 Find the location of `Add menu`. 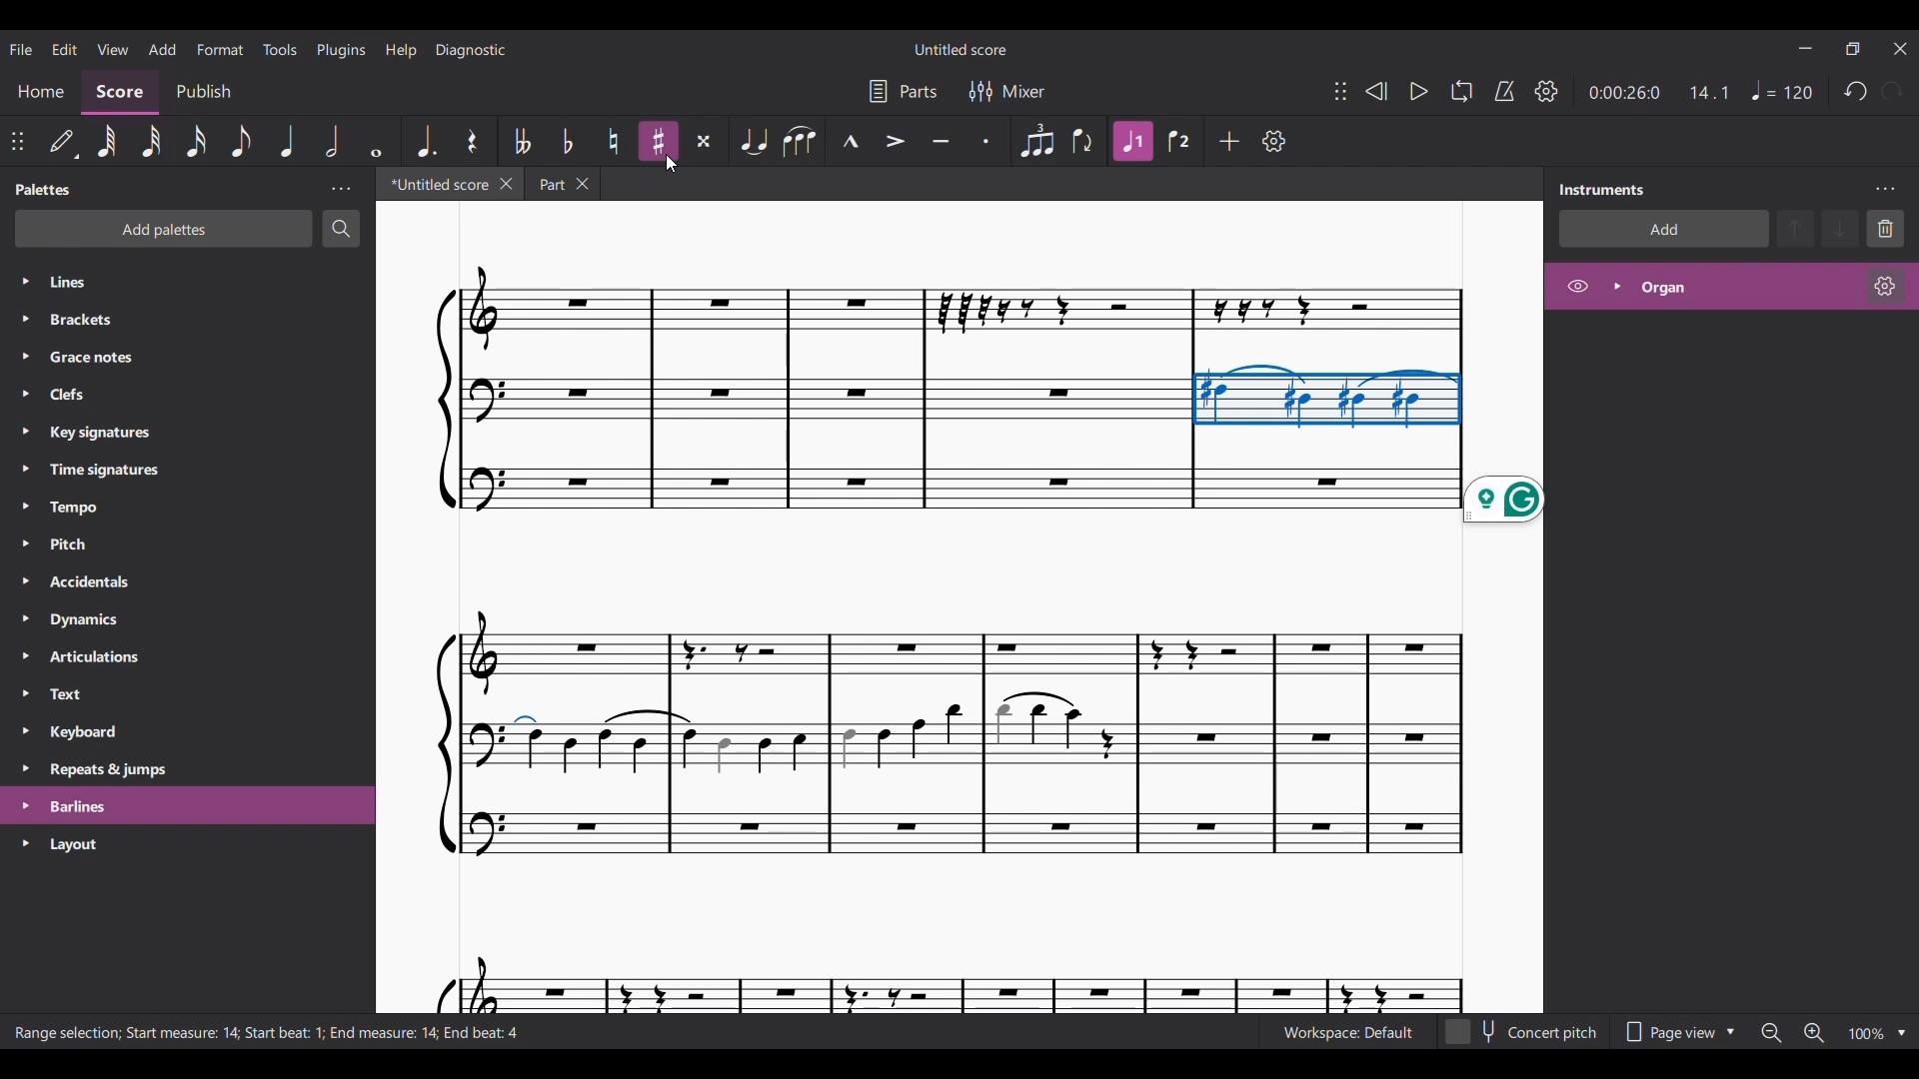

Add menu is located at coordinates (163, 48).